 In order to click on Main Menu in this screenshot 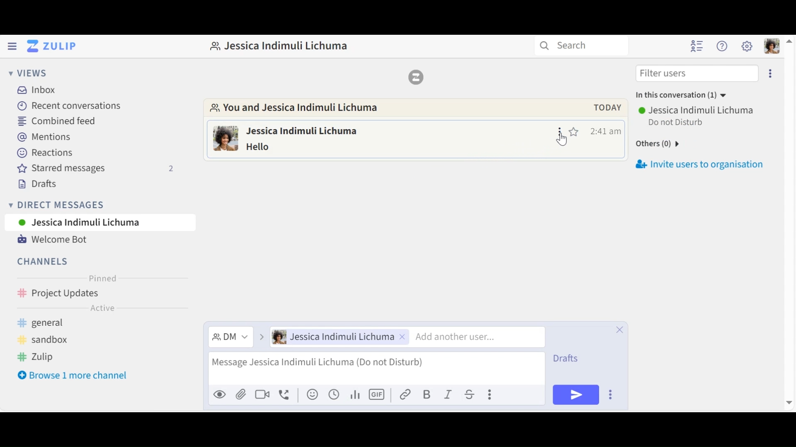, I will do `click(747, 46)`.